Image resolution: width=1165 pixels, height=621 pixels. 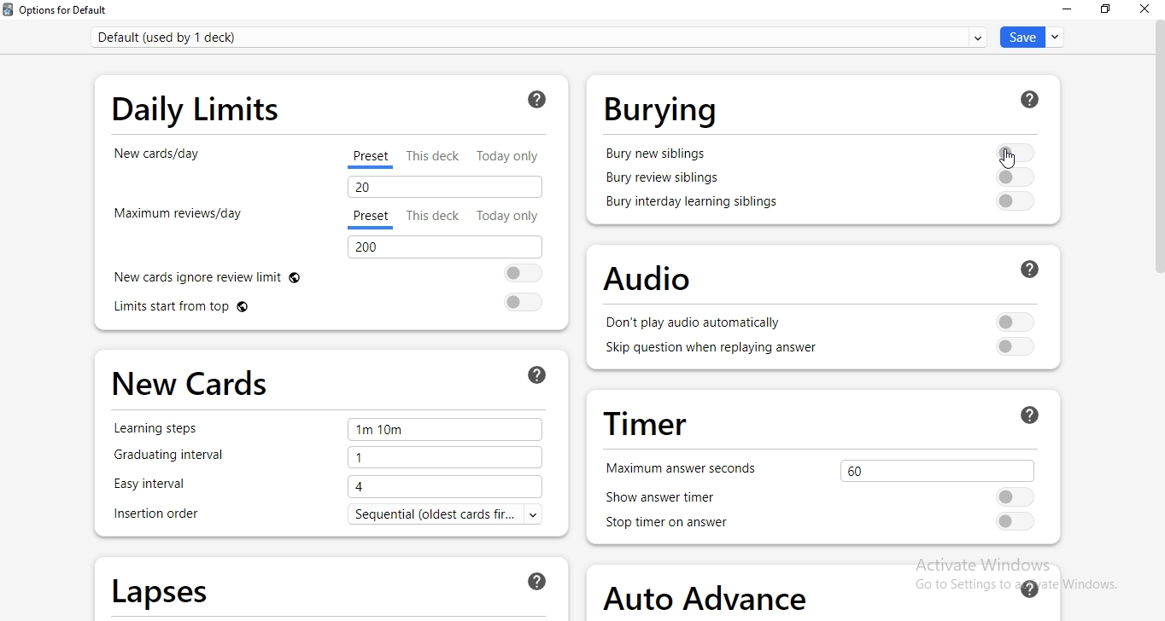 What do you see at coordinates (1028, 586) in the screenshot?
I see `ask` at bounding box center [1028, 586].